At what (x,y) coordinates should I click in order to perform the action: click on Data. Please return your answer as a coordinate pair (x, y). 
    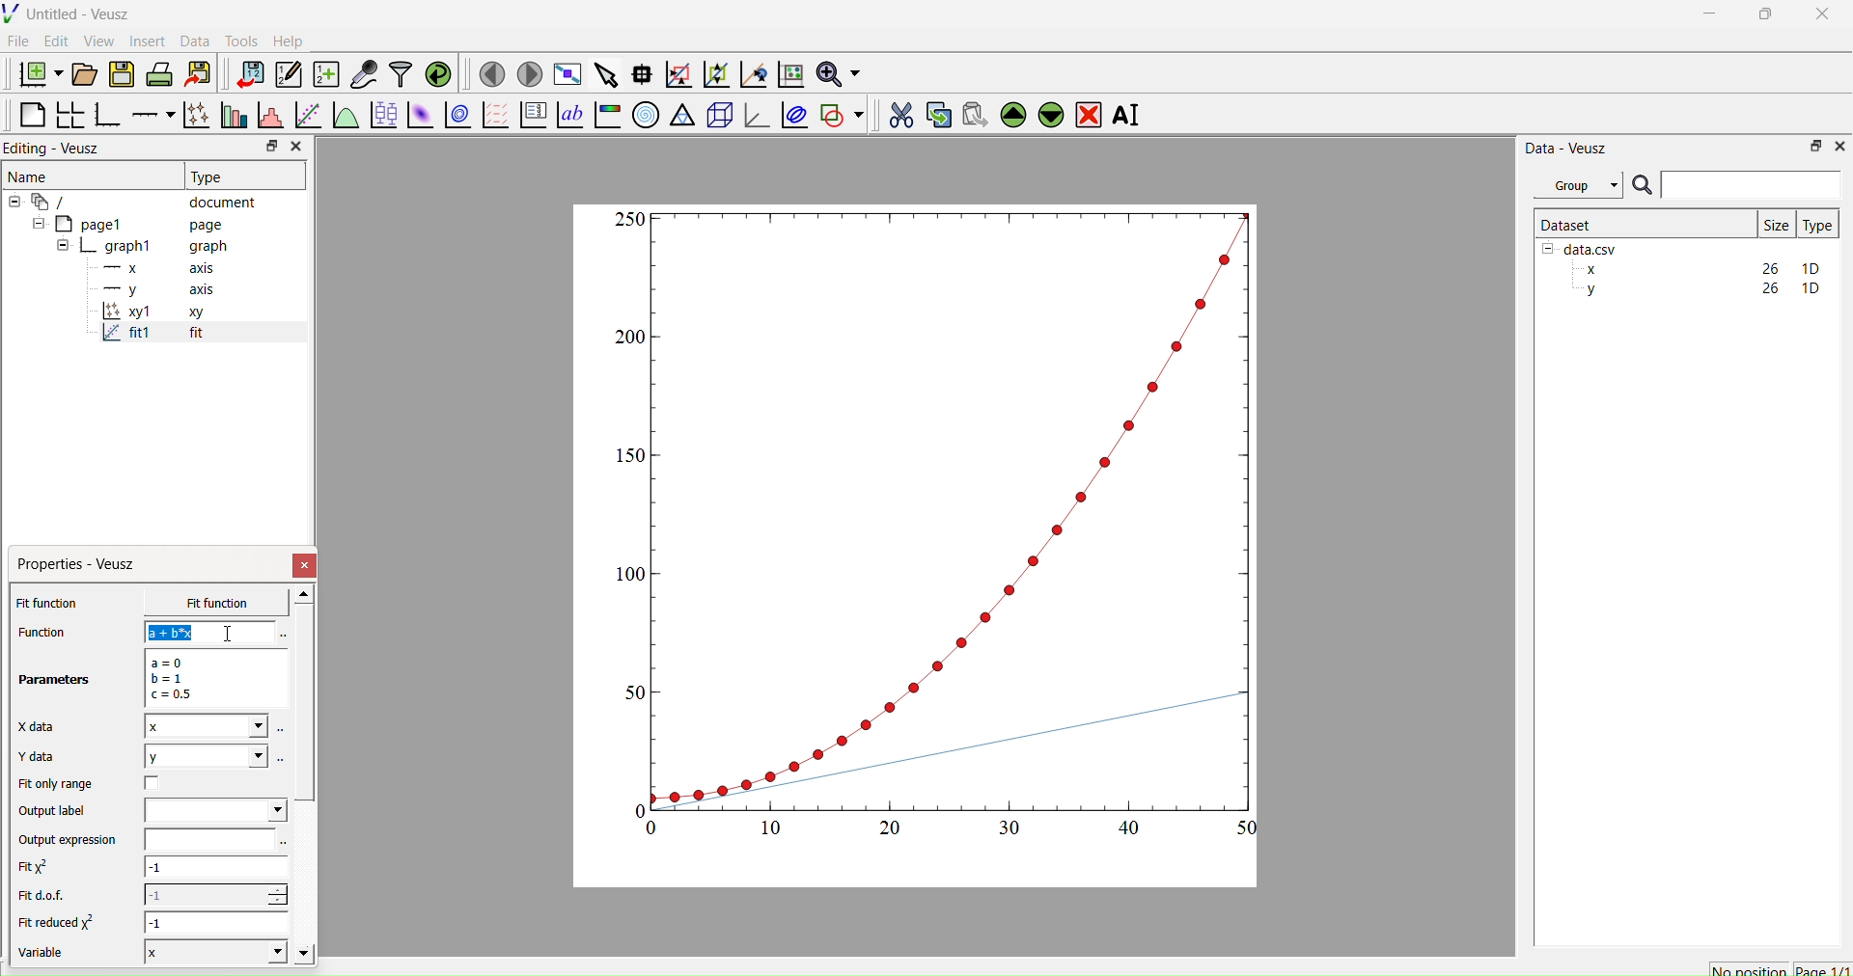
    Looking at the image, I should click on (194, 41).